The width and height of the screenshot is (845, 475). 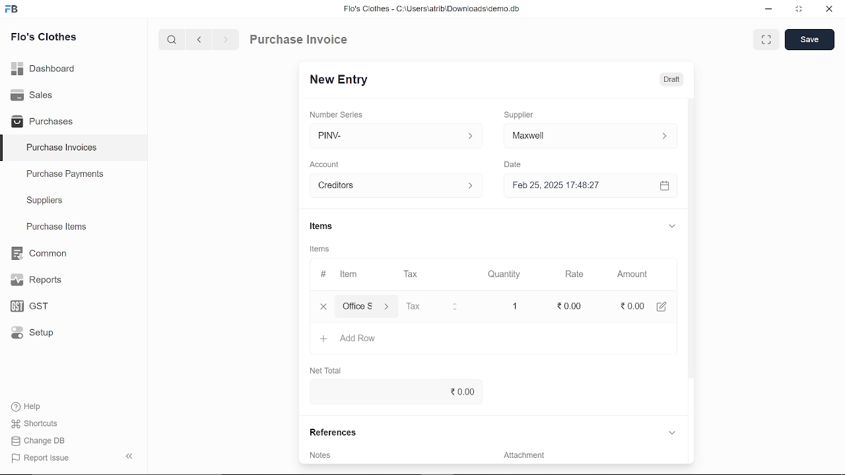 I want to click on Change DB, so click(x=38, y=442).